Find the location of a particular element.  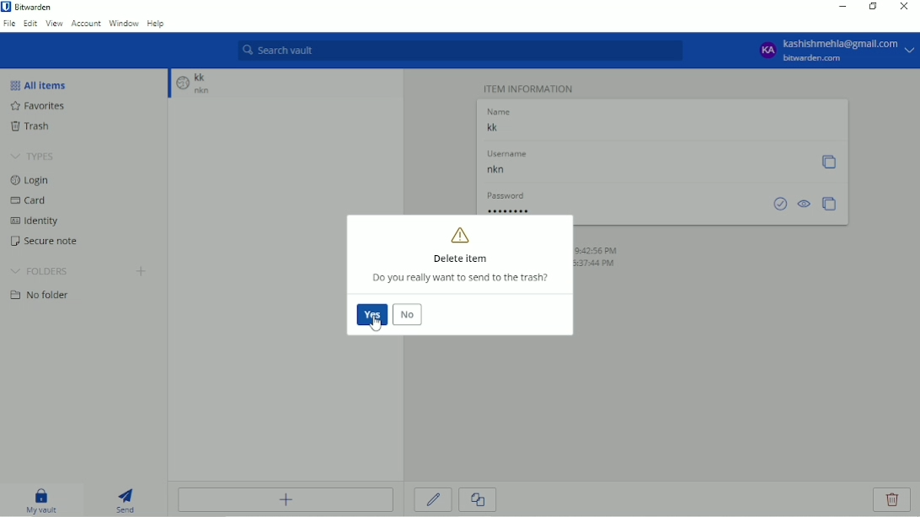

cursor is located at coordinates (378, 323).